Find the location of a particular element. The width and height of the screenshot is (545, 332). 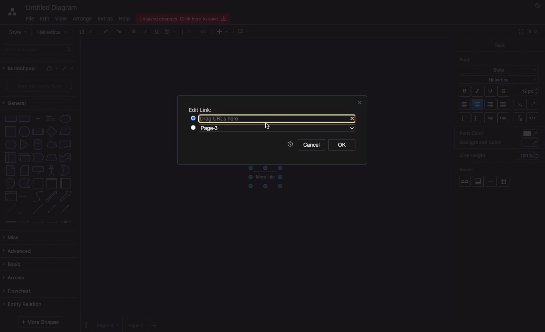

Sidebar is located at coordinates (528, 32).